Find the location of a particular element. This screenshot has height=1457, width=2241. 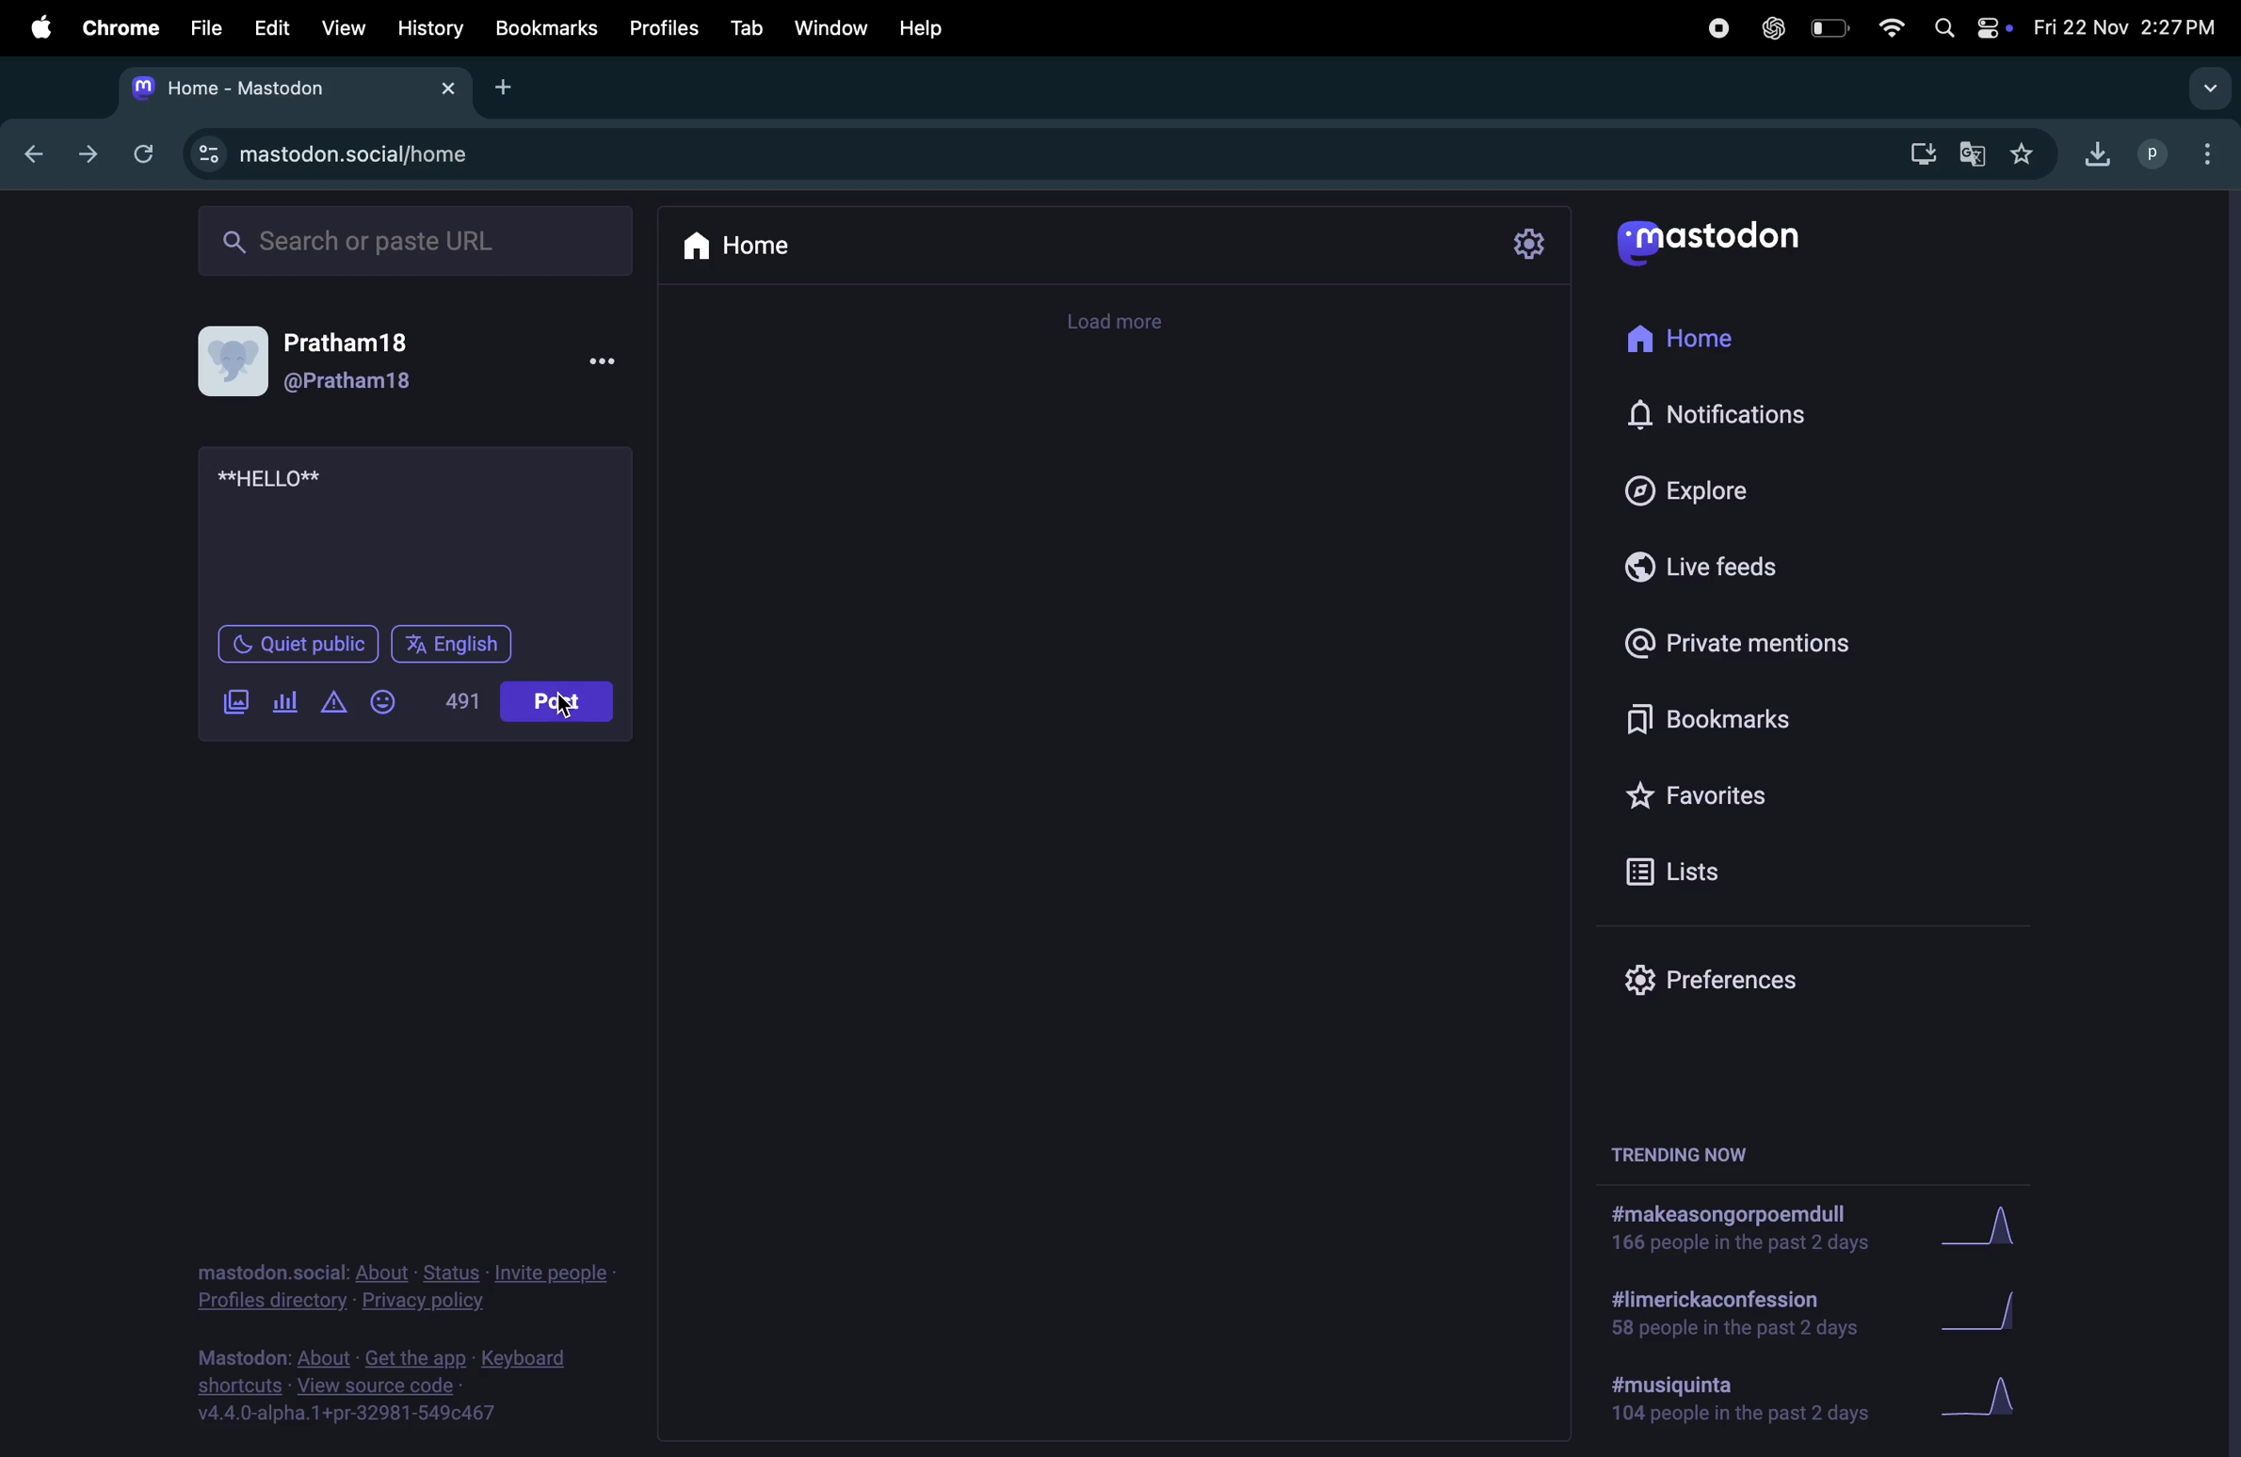

record is located at coordinates (1725, 27).